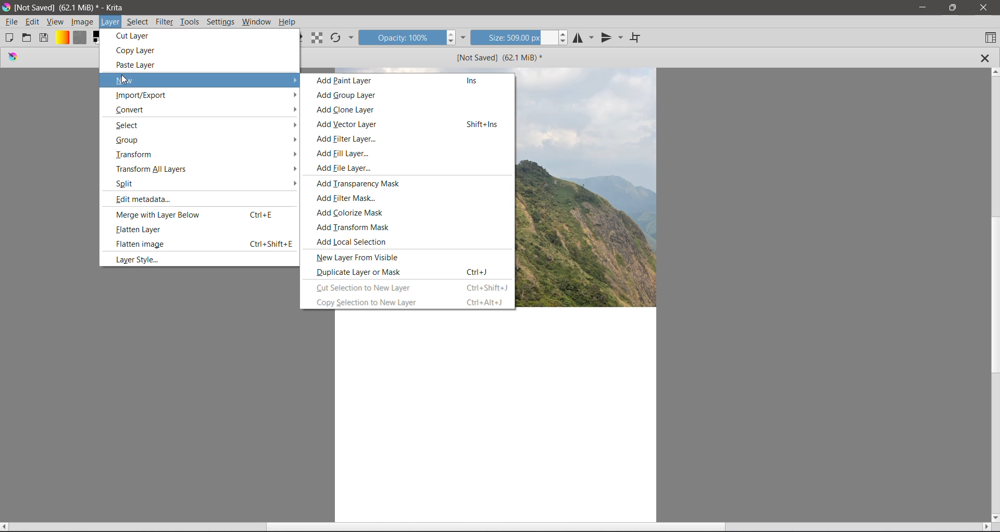  I want to click on Add Local Selection, so click(356, 242).